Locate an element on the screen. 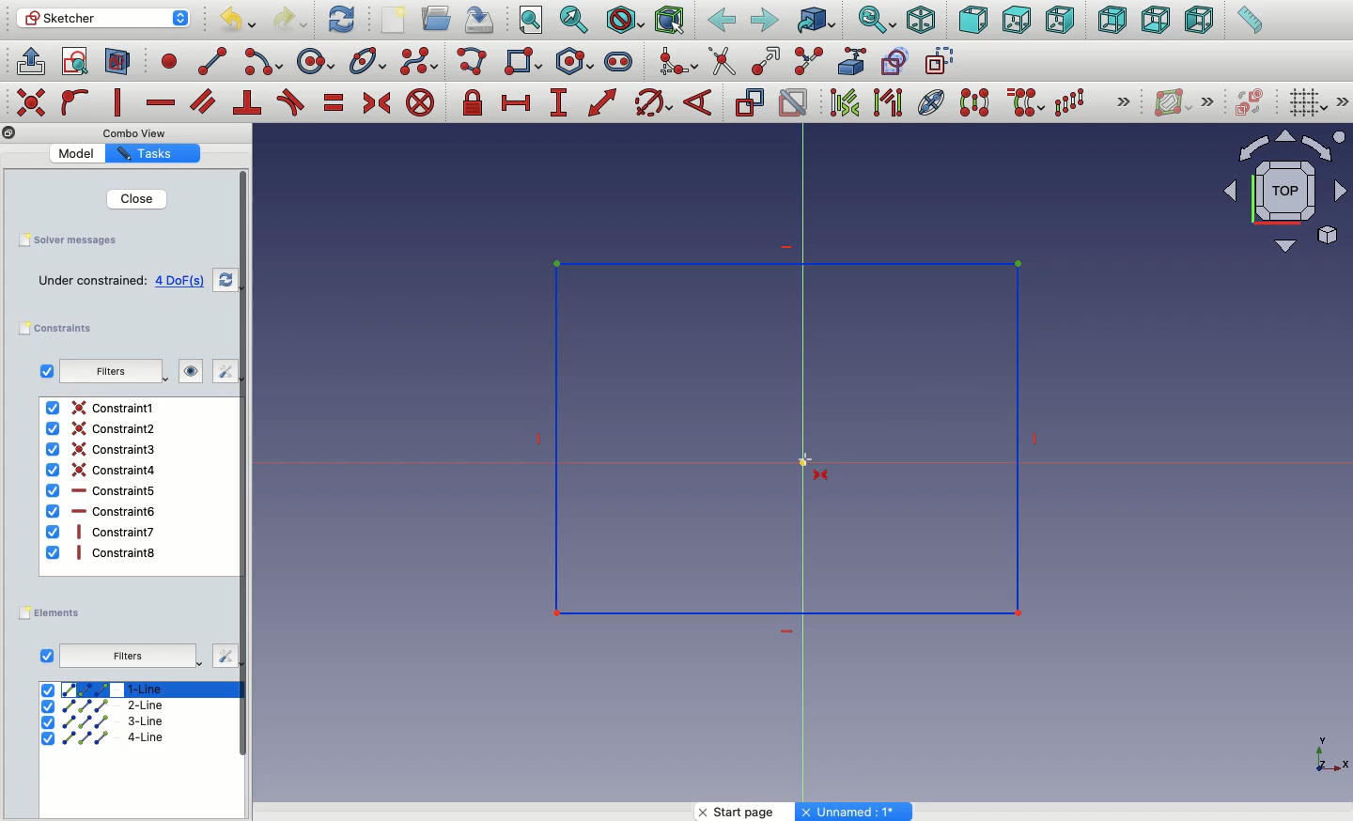  2-line is located at coordinates (106, 706).